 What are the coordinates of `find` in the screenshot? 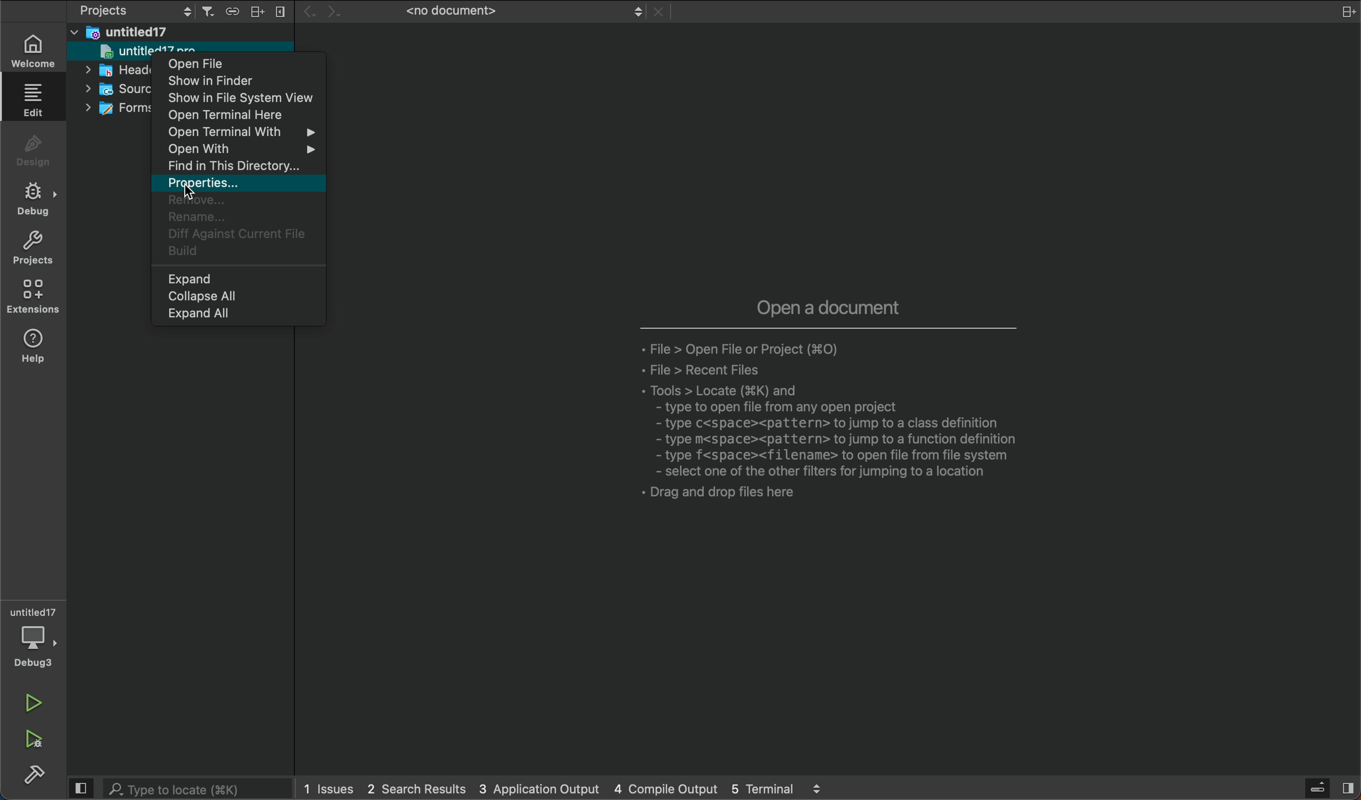 It's located at (240, 167).